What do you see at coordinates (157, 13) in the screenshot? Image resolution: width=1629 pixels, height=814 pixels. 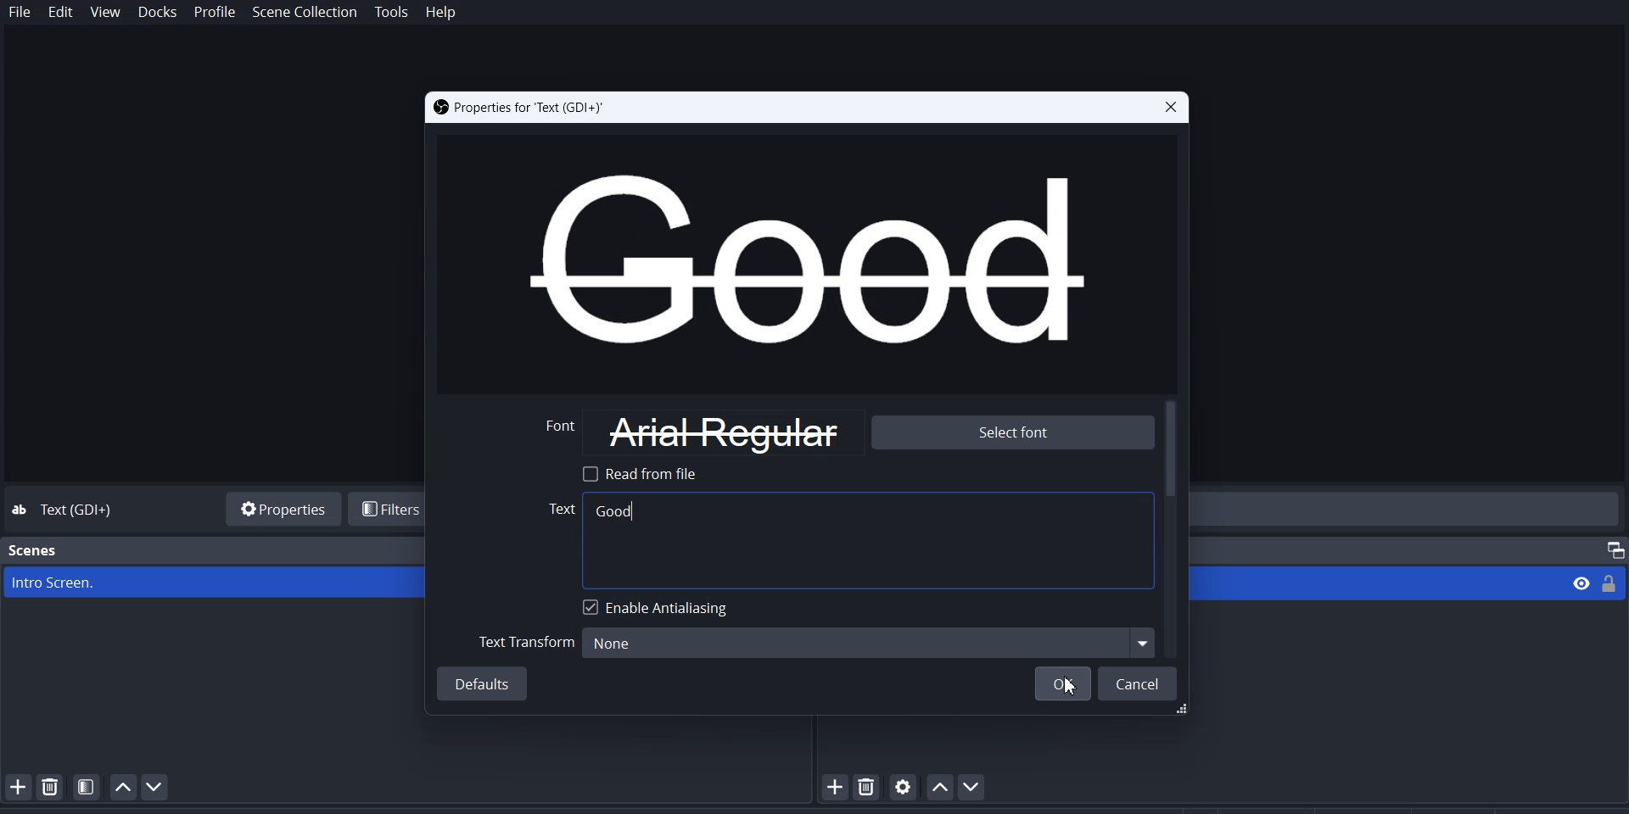 I see `Docks` at bounding box center [157, 13].